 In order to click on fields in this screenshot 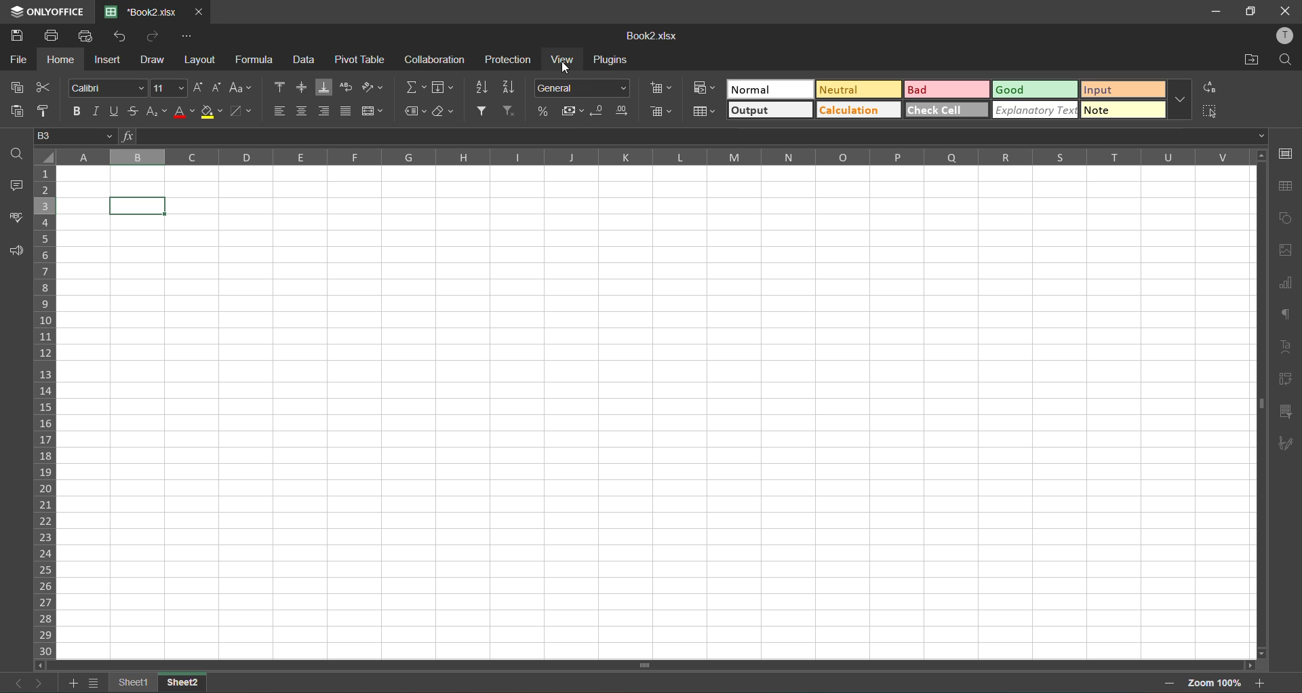, I will do `click(443, 88)`.